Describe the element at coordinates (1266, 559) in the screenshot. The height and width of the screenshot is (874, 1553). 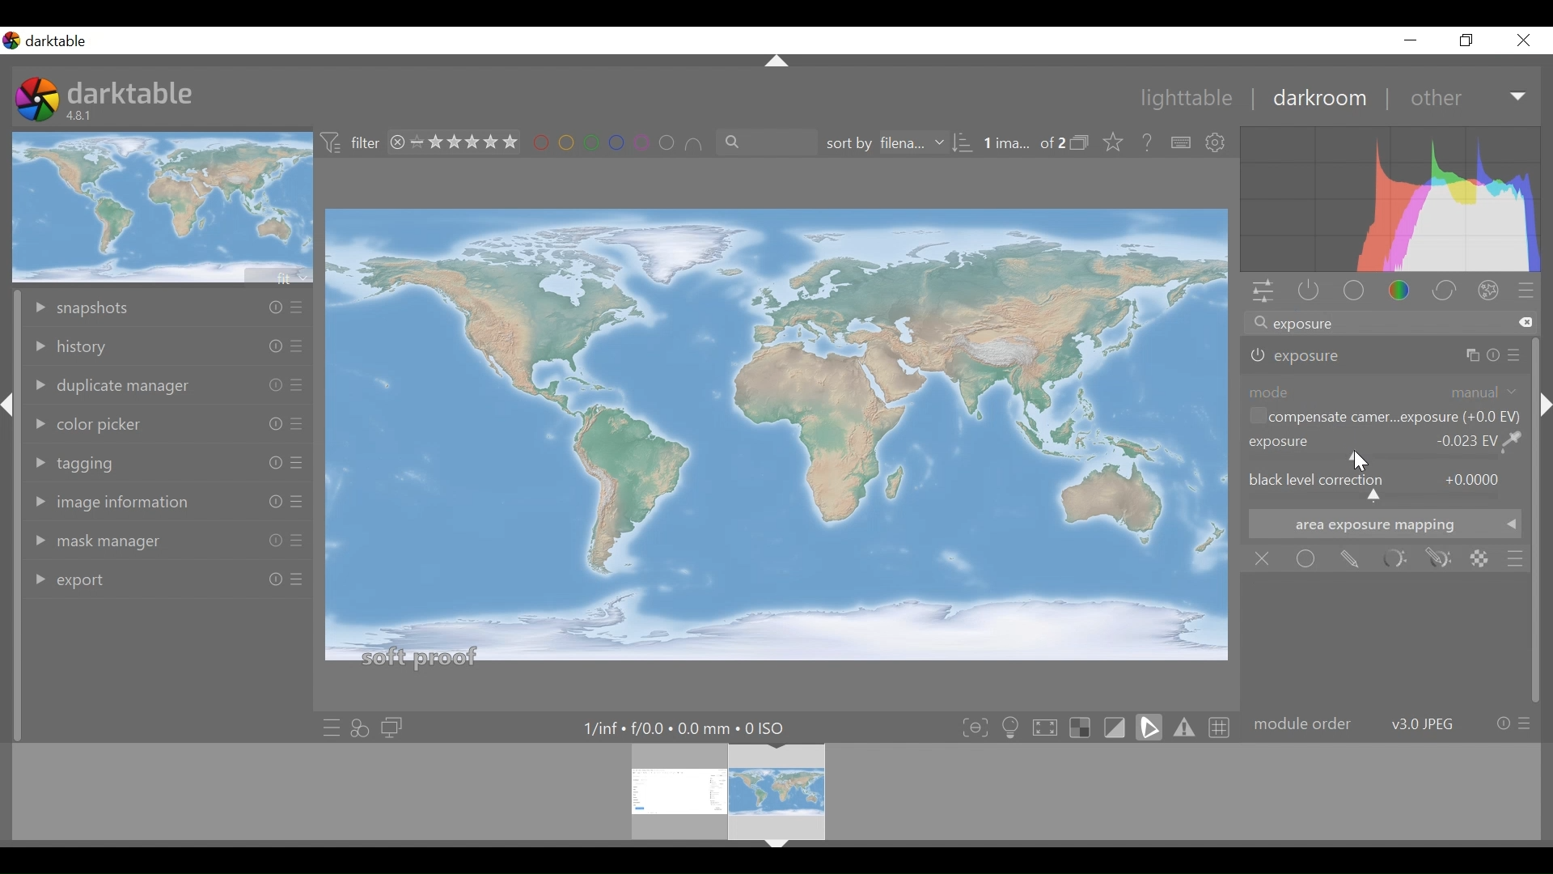
I see `off` at that location.